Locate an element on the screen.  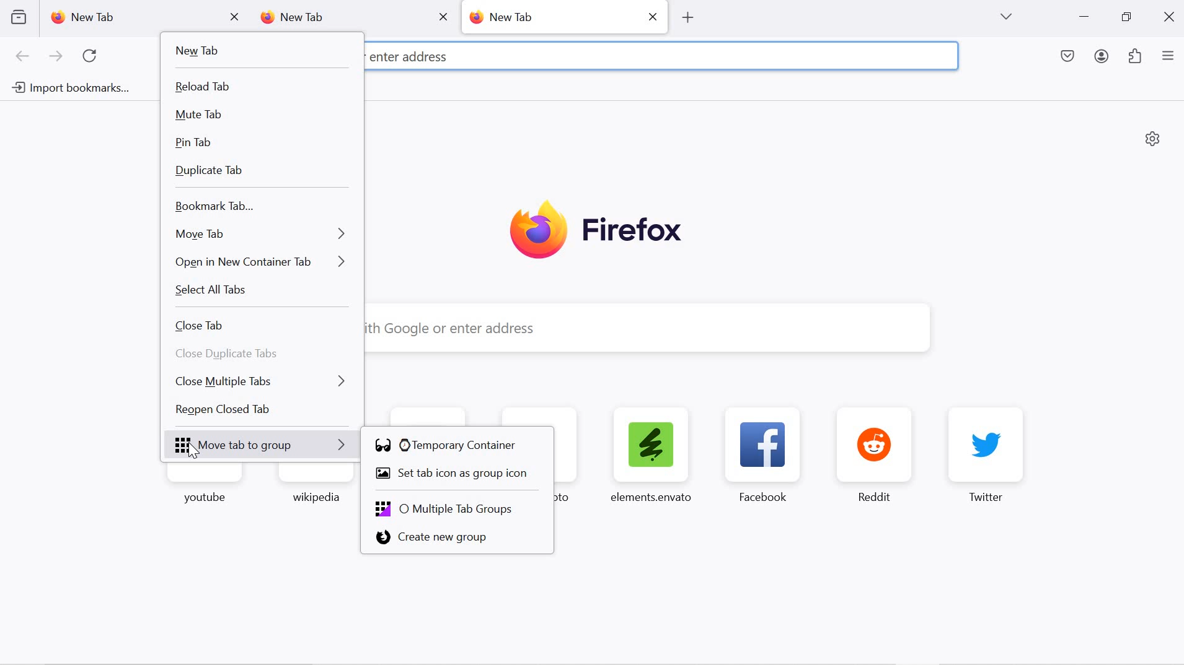
facebook favorite is located at coordinates (767, 454).